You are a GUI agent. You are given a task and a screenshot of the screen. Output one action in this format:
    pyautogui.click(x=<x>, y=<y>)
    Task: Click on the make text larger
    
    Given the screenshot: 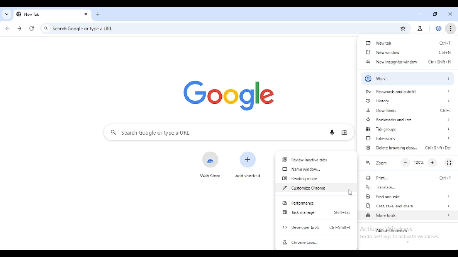 What is the action you would take?
    pyautogui.click(x=433, y=163)
    